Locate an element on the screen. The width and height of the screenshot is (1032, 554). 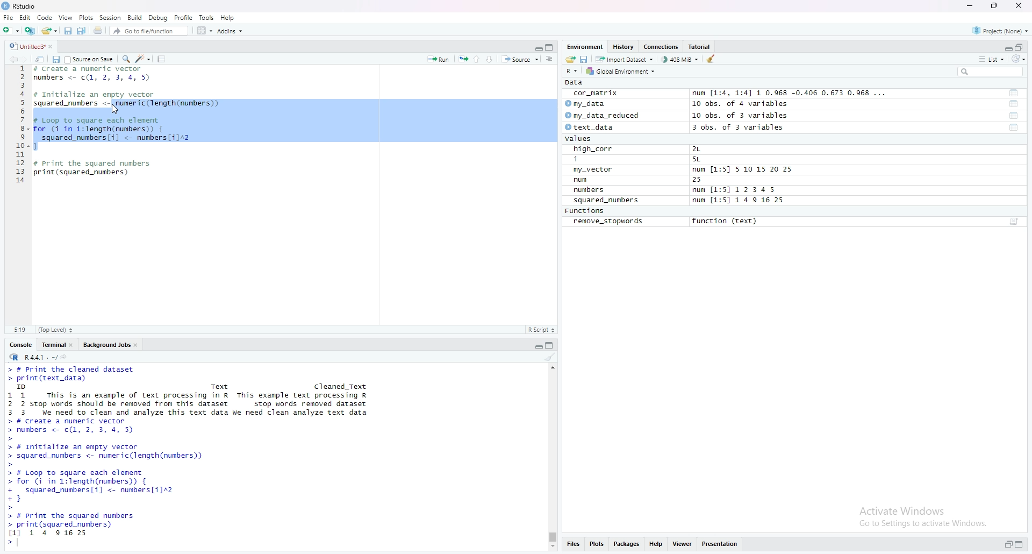
5L is located at coordinates (699, 160).